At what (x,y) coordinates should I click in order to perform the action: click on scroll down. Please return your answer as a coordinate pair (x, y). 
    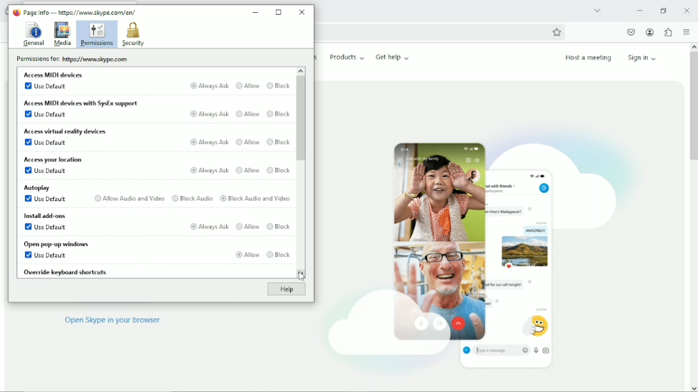
    Looking at the image, I should click on (693, 386).